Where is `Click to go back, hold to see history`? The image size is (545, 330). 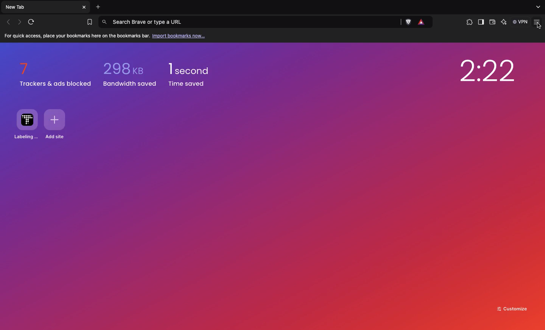 Click to go back, hold to see history is located at coordinates (8, 22).